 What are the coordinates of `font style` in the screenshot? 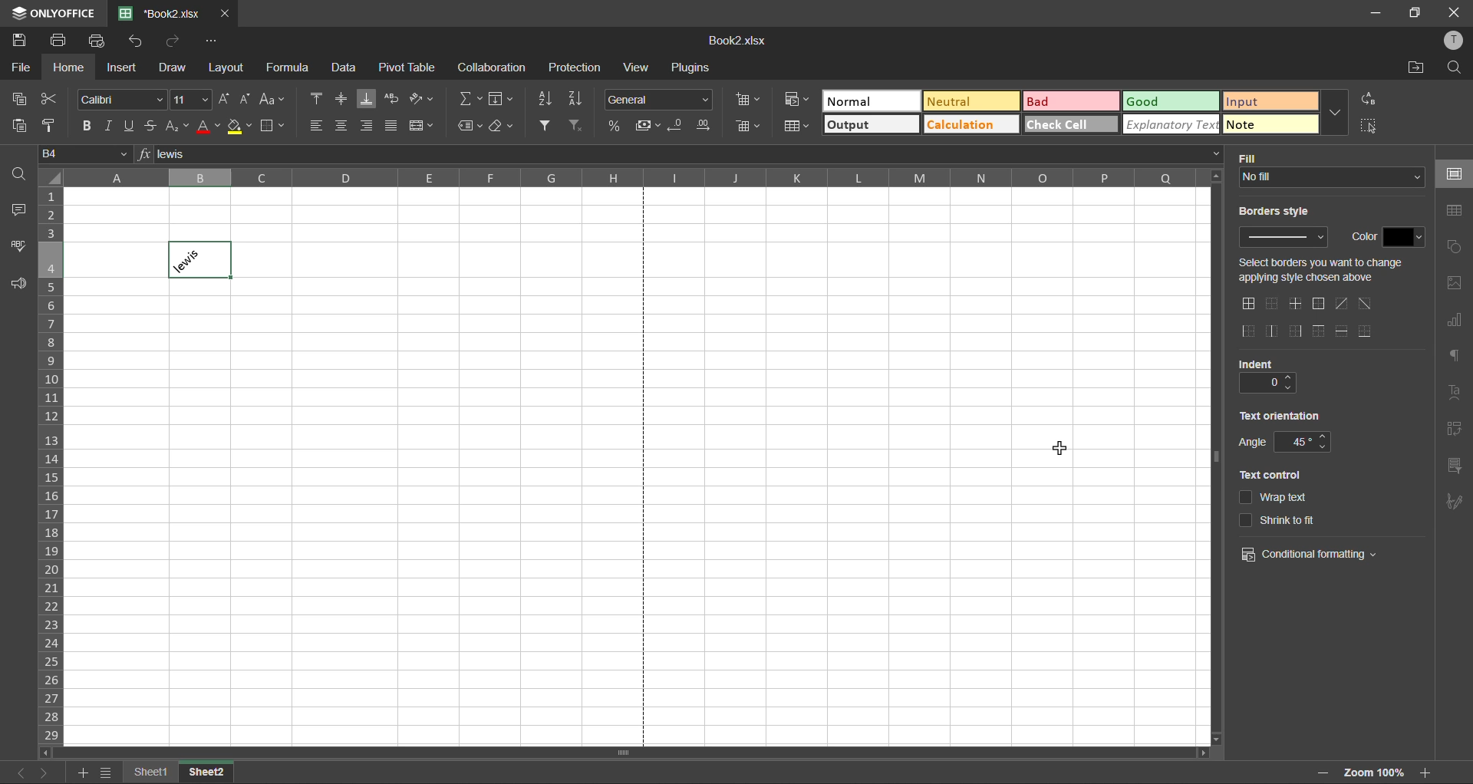 It's located at (120, 101).